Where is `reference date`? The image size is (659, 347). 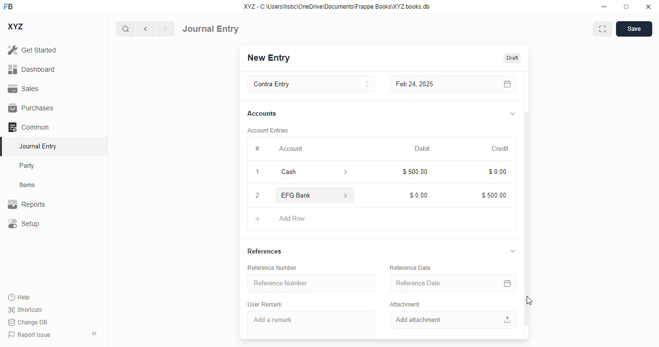 reference date is located at coordinates (433, 282).